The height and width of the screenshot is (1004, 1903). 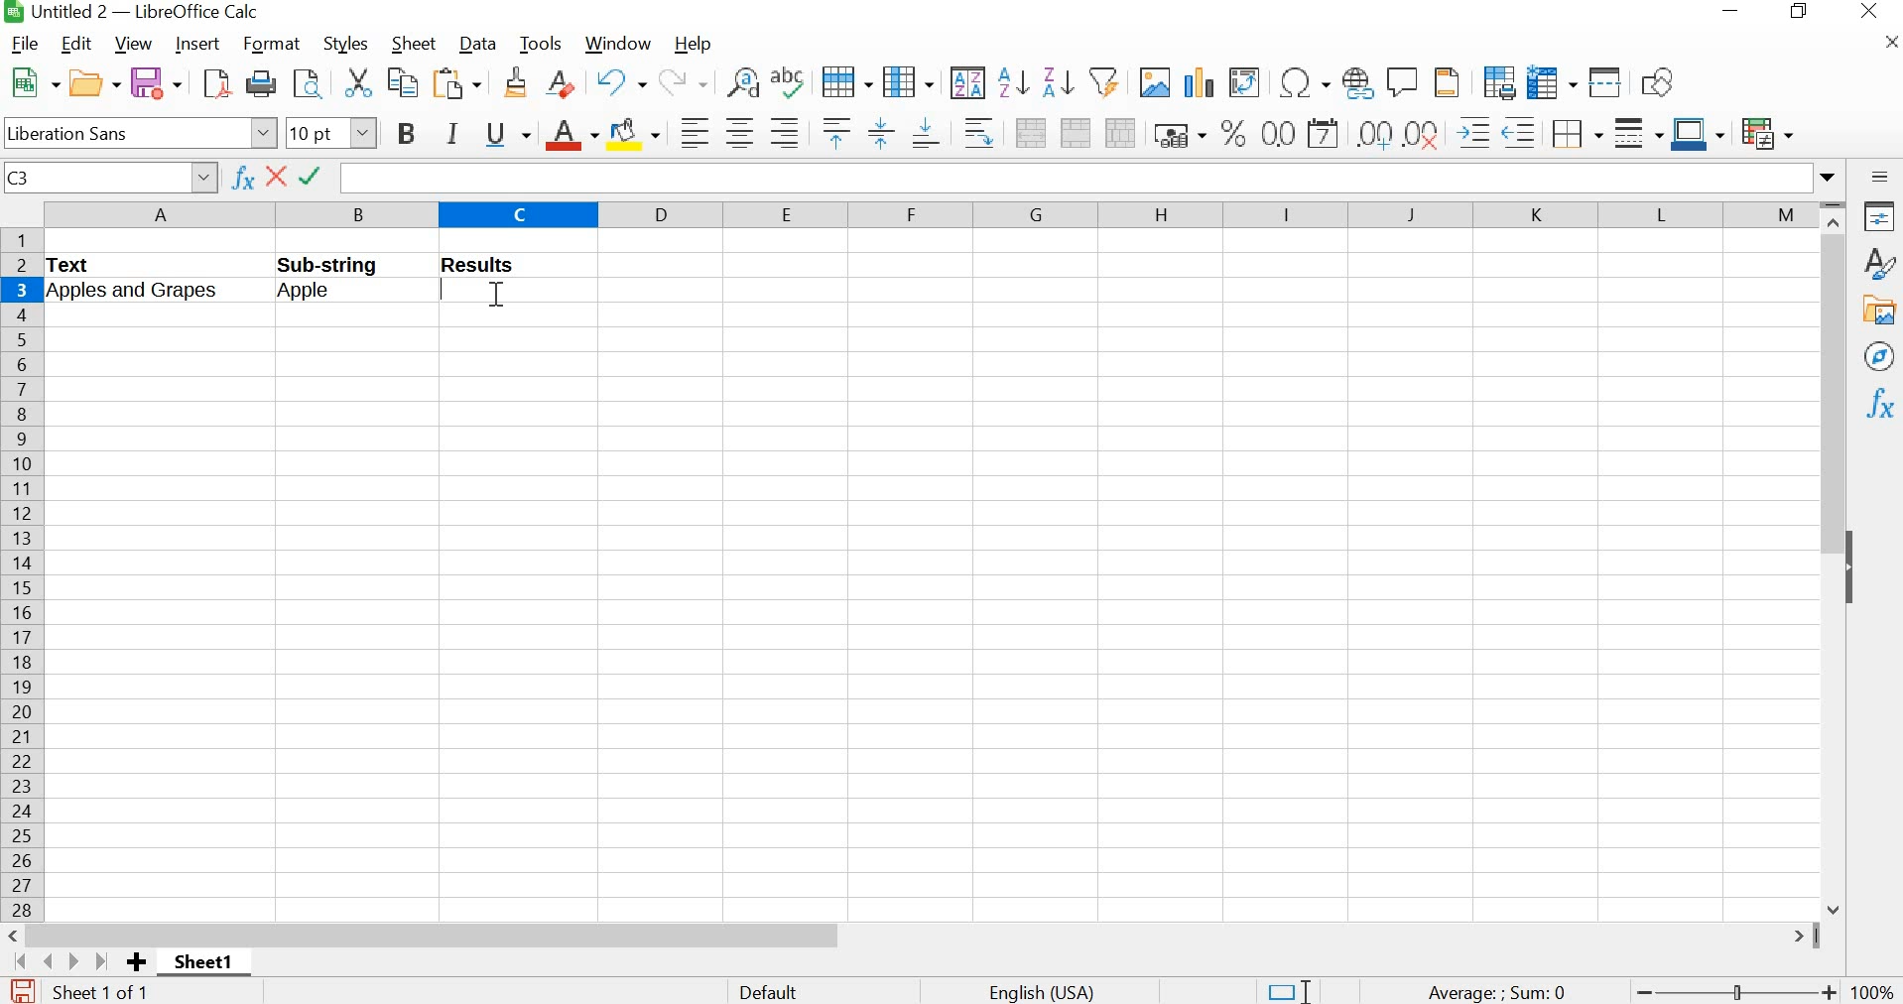 I want to click on move to next sheet buttons, so click(x=63, y=961).